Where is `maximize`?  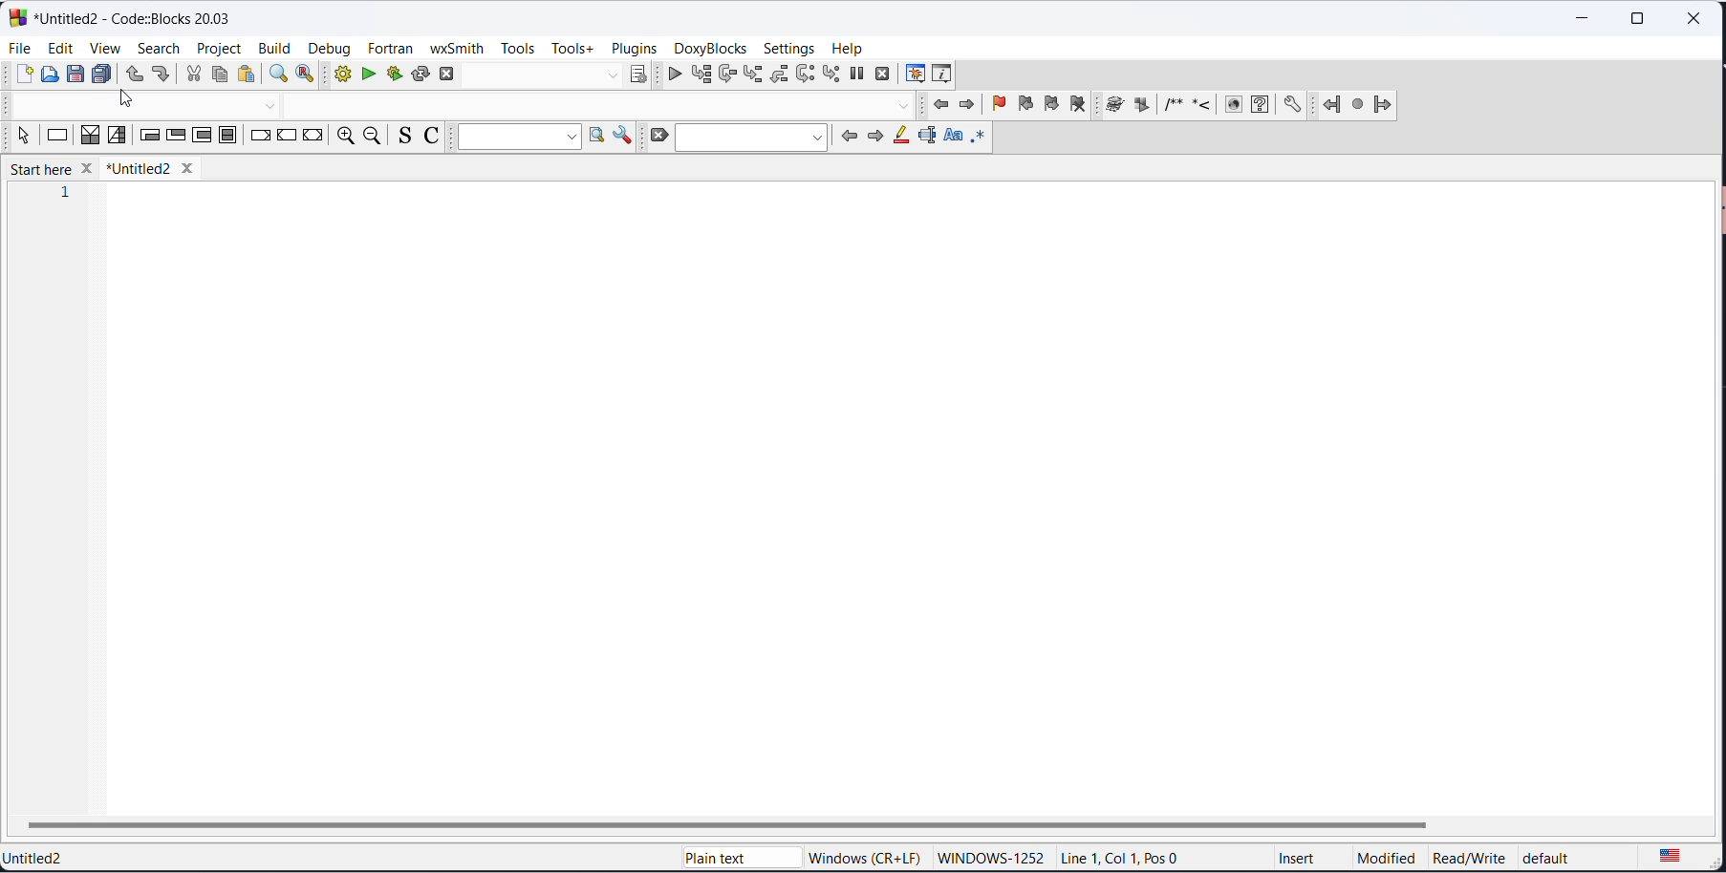
maximize is located at coordinates (1644, 19).